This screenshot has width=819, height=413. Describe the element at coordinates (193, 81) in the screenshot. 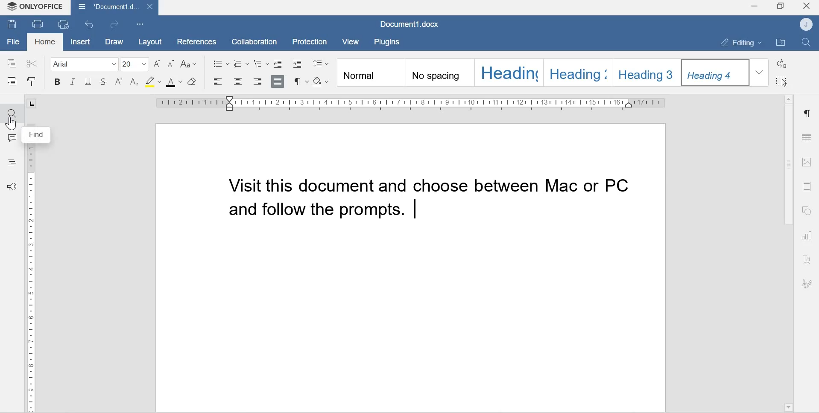

I see `Clear style` at that location.